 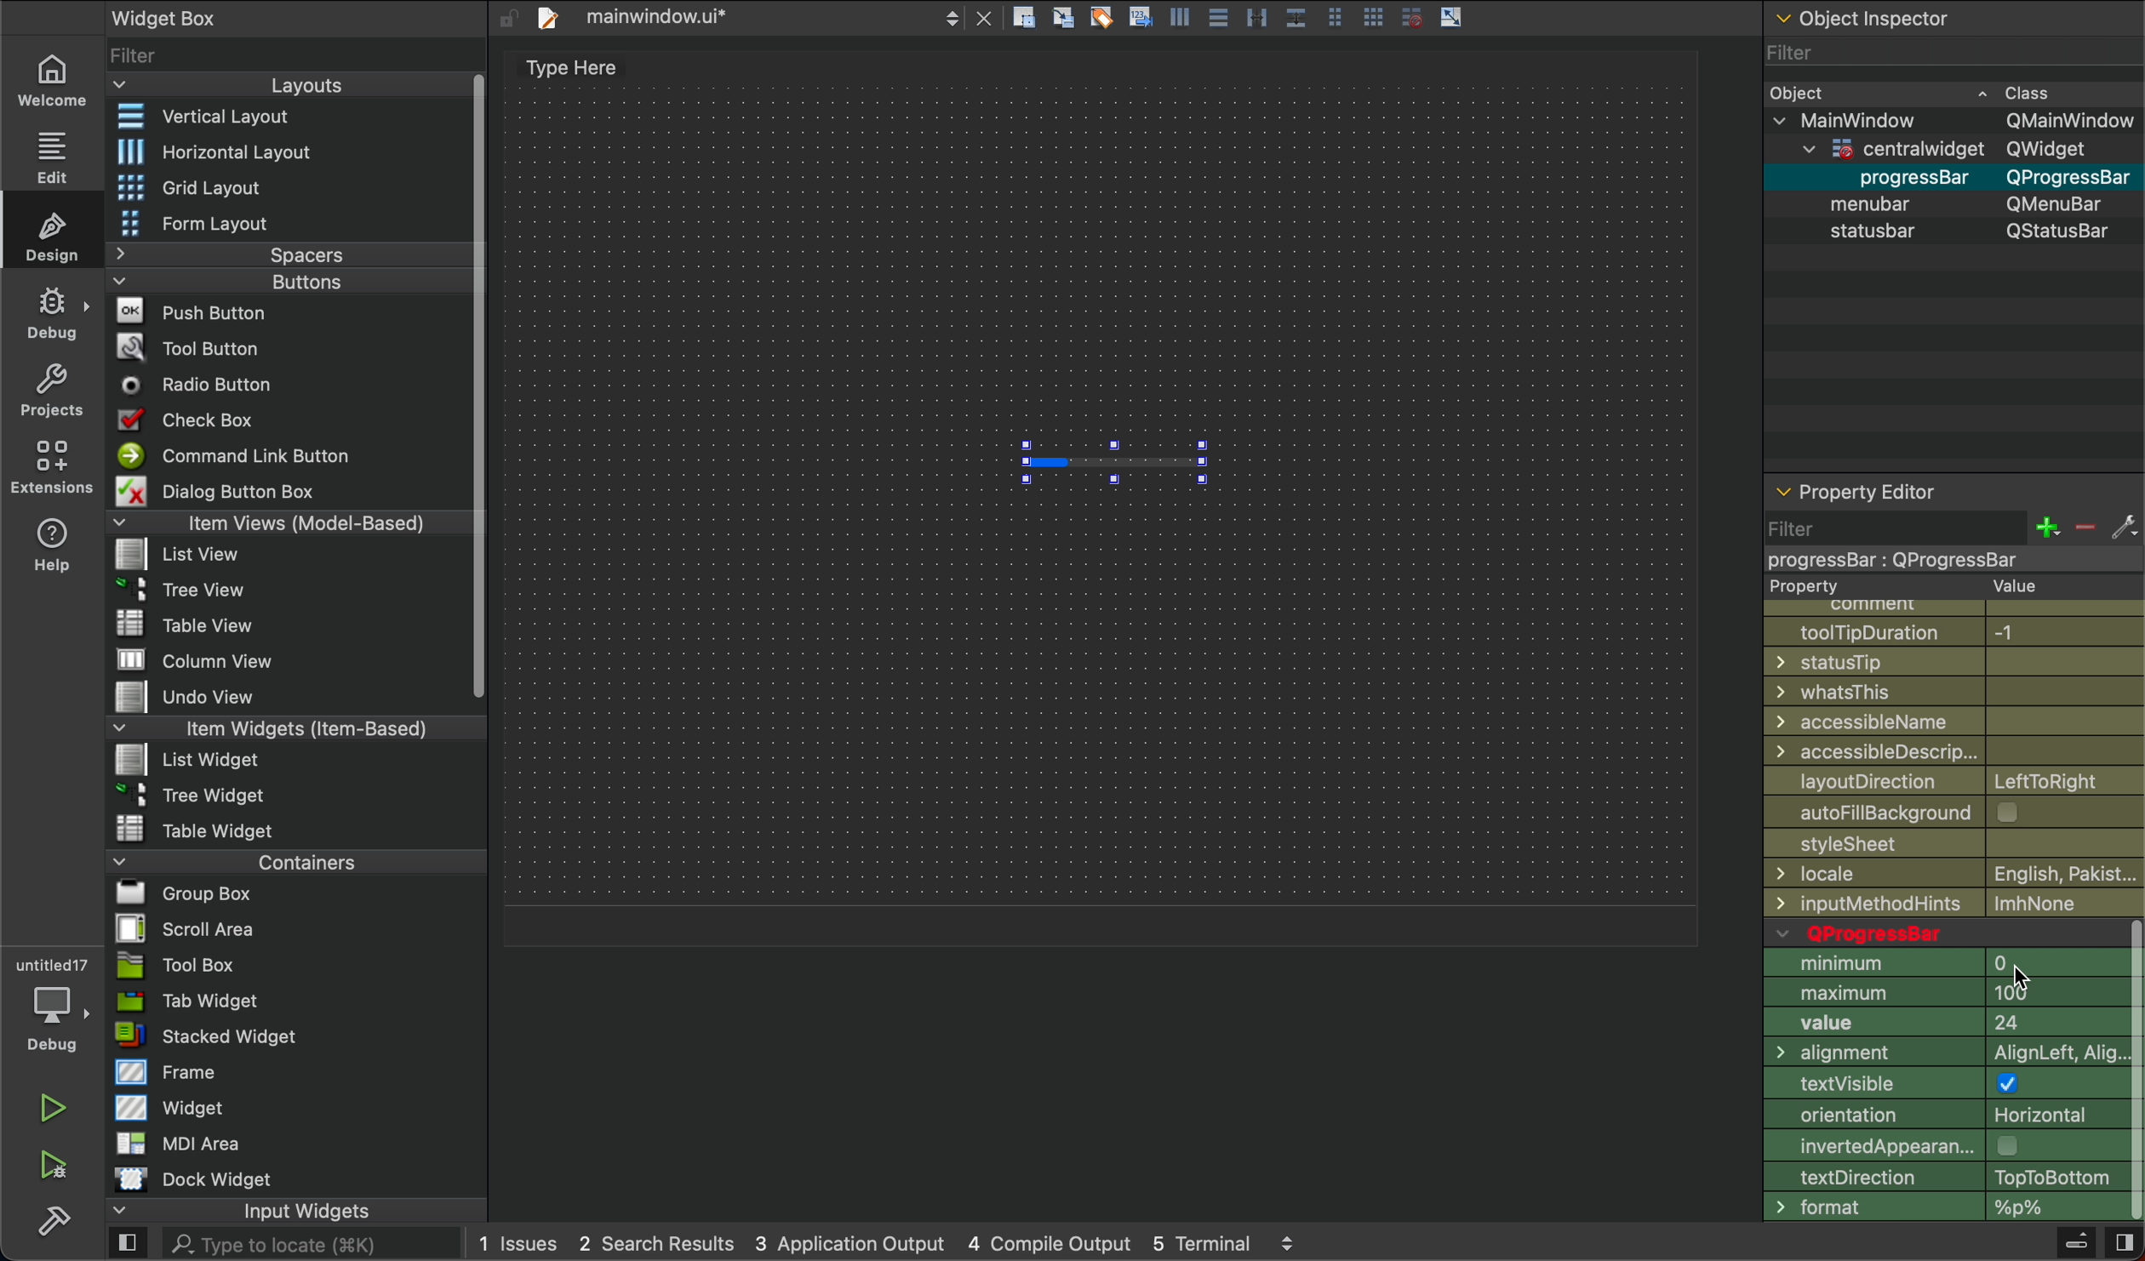 What do you see at coordinates (197, 793) in the screenshot?
I see `File` at bounding box center [197, 793].